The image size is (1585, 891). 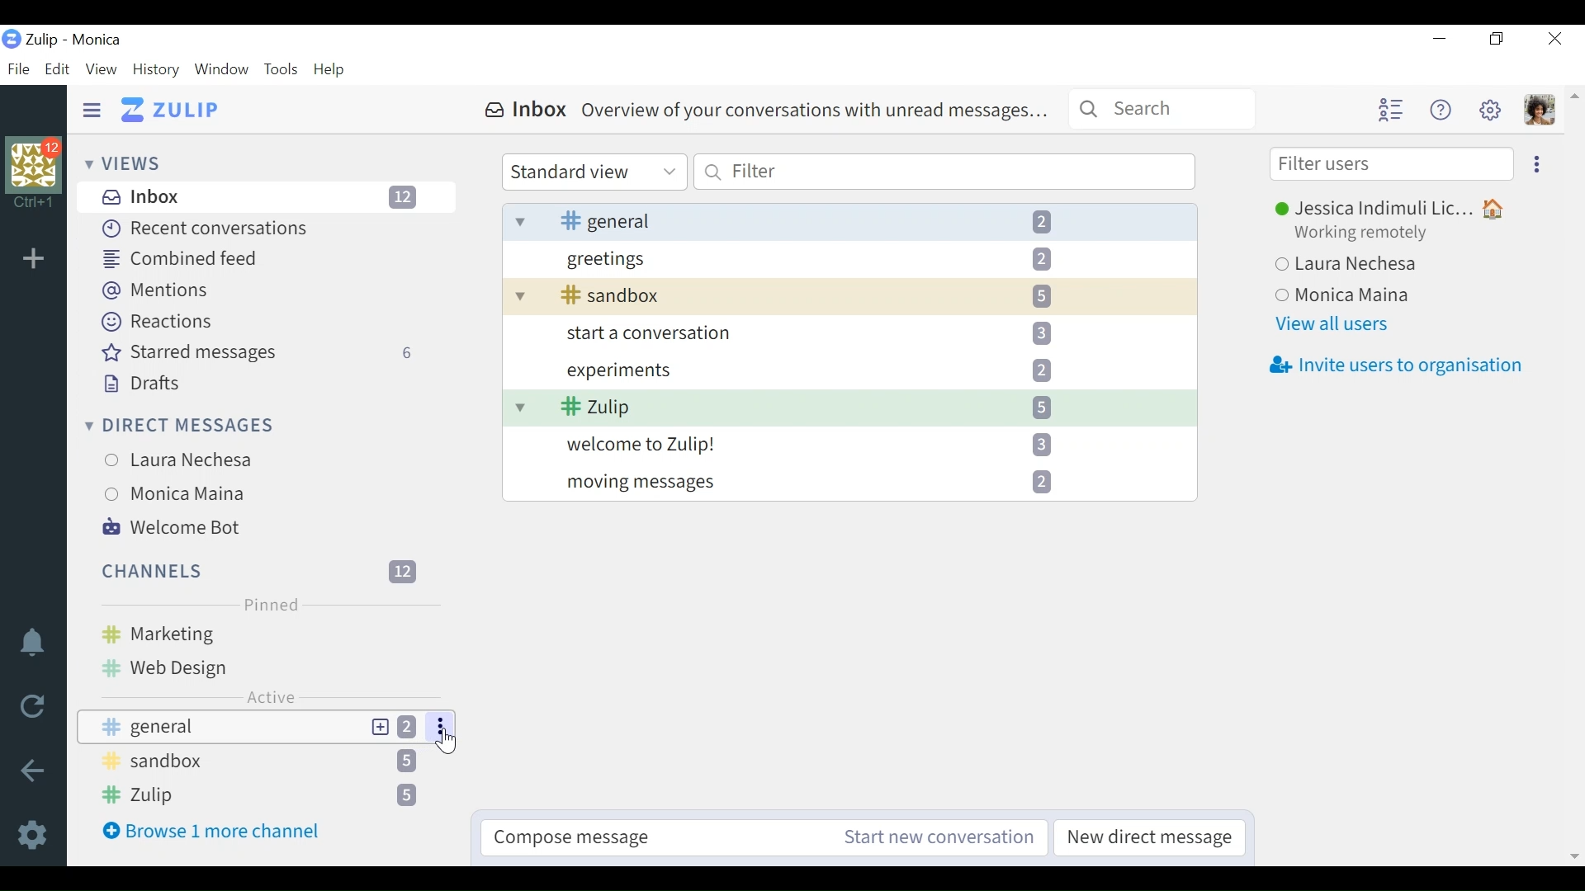 I want to click on 2, so click(x=412, y=727).